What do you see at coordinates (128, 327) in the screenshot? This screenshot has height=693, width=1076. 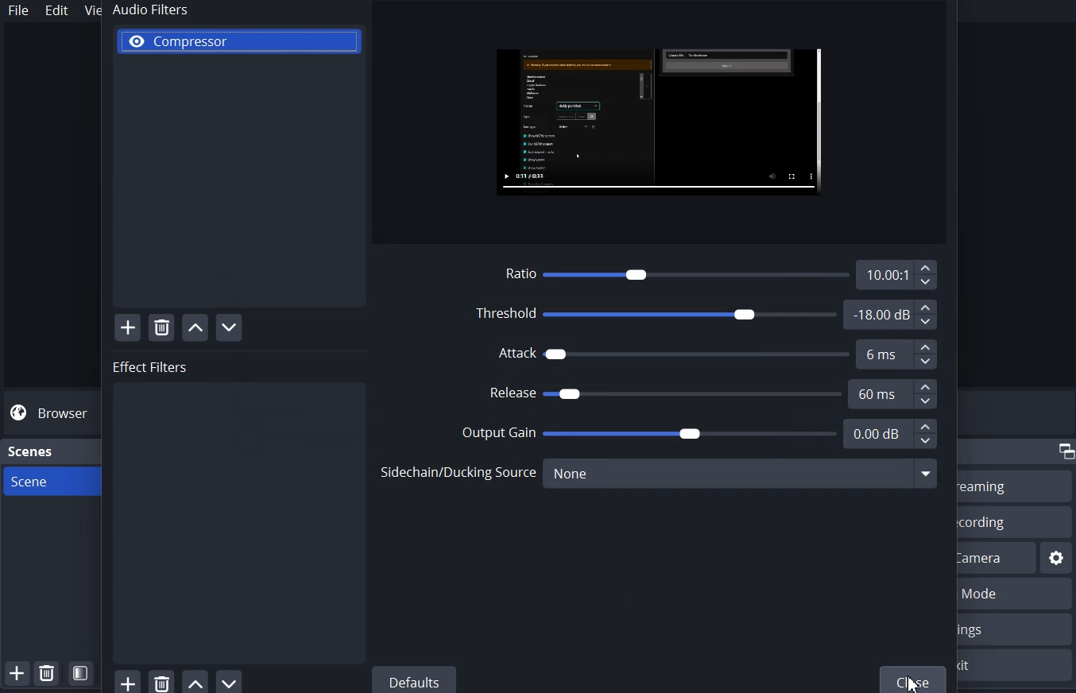 I see `Add Filter` at bounding box center [128, 327].